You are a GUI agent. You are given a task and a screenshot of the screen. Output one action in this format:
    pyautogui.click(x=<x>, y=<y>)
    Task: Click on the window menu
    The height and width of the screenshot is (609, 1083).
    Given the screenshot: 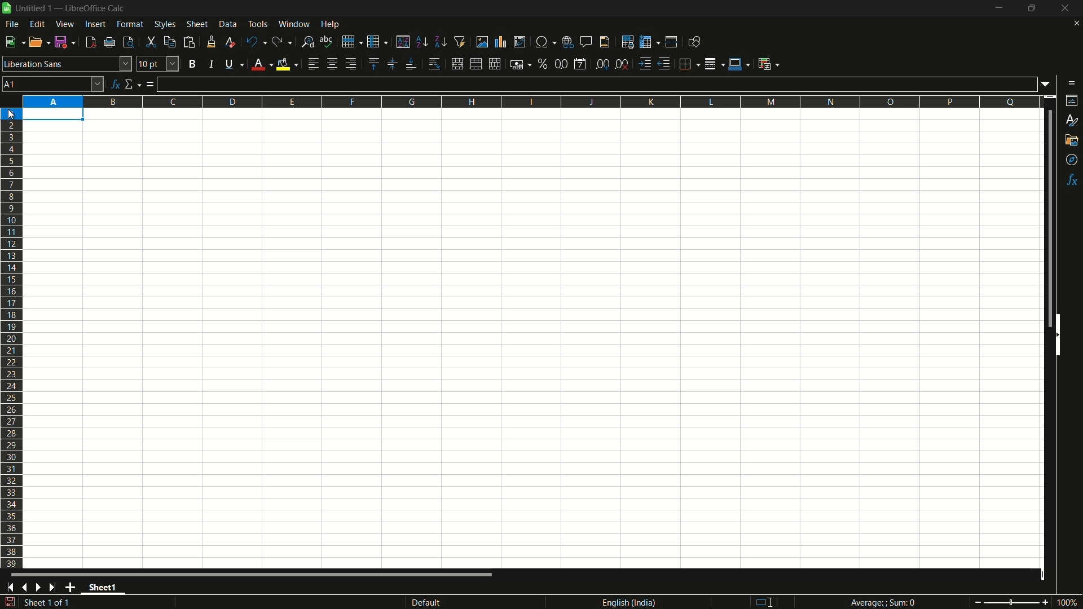 What is the action you would take?
    pyautogui.click(x=294, y=24)
    